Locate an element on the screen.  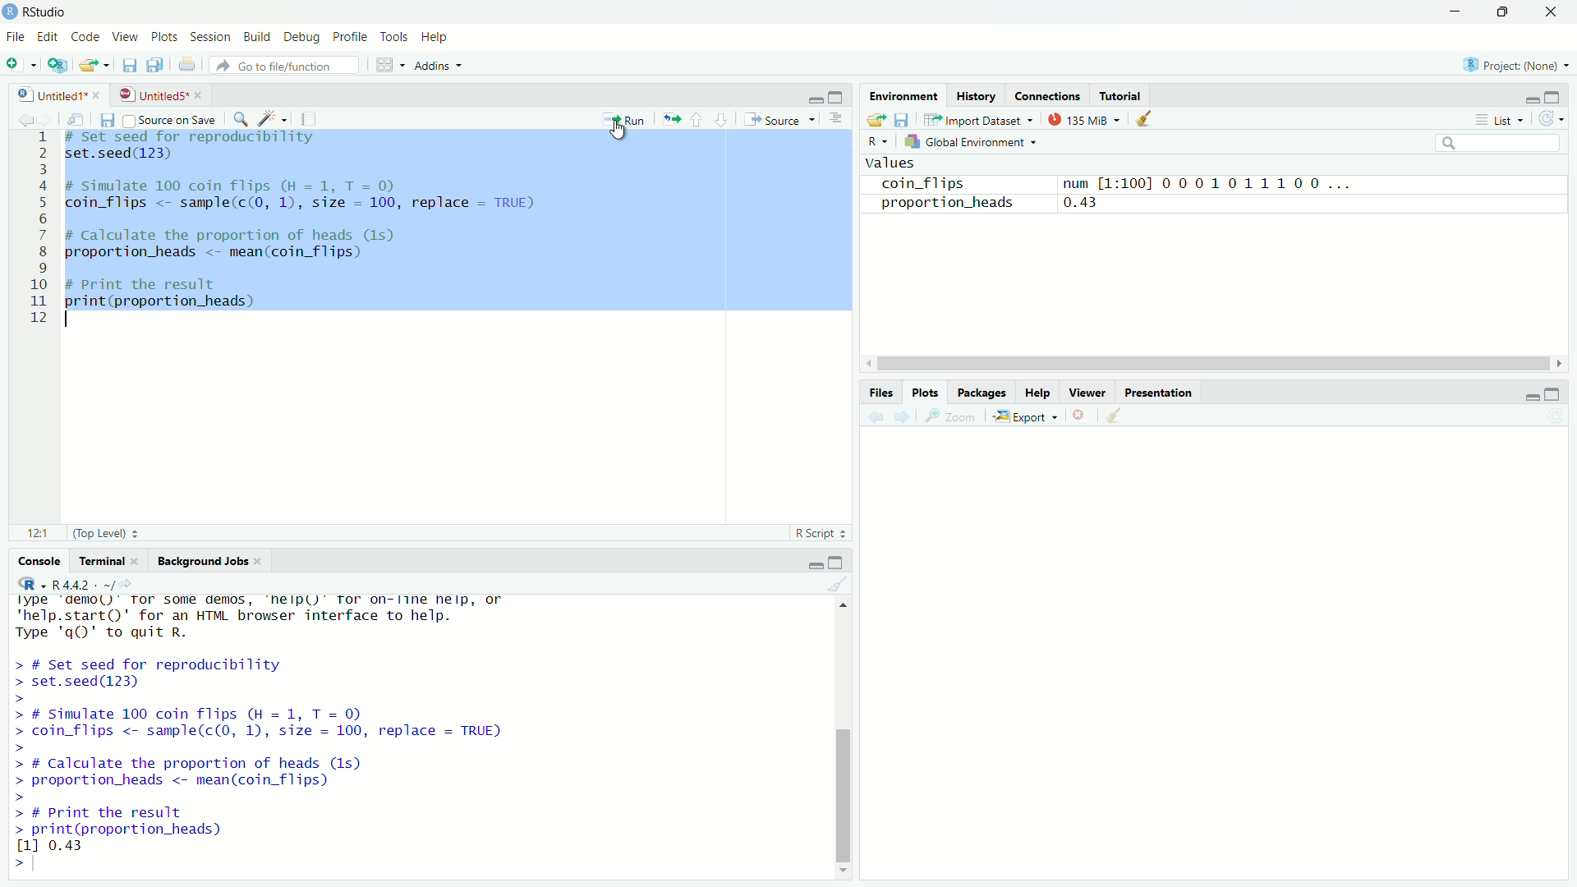
cursor is located at coordinates (619, 128).